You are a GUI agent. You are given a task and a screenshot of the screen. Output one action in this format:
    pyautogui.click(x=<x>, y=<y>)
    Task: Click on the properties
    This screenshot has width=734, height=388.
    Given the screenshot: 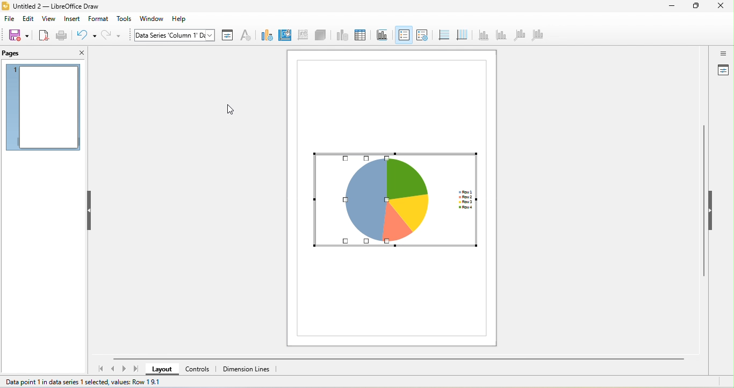 What is the action you would take?
    pyautogui.click(x=723, y=71)
    